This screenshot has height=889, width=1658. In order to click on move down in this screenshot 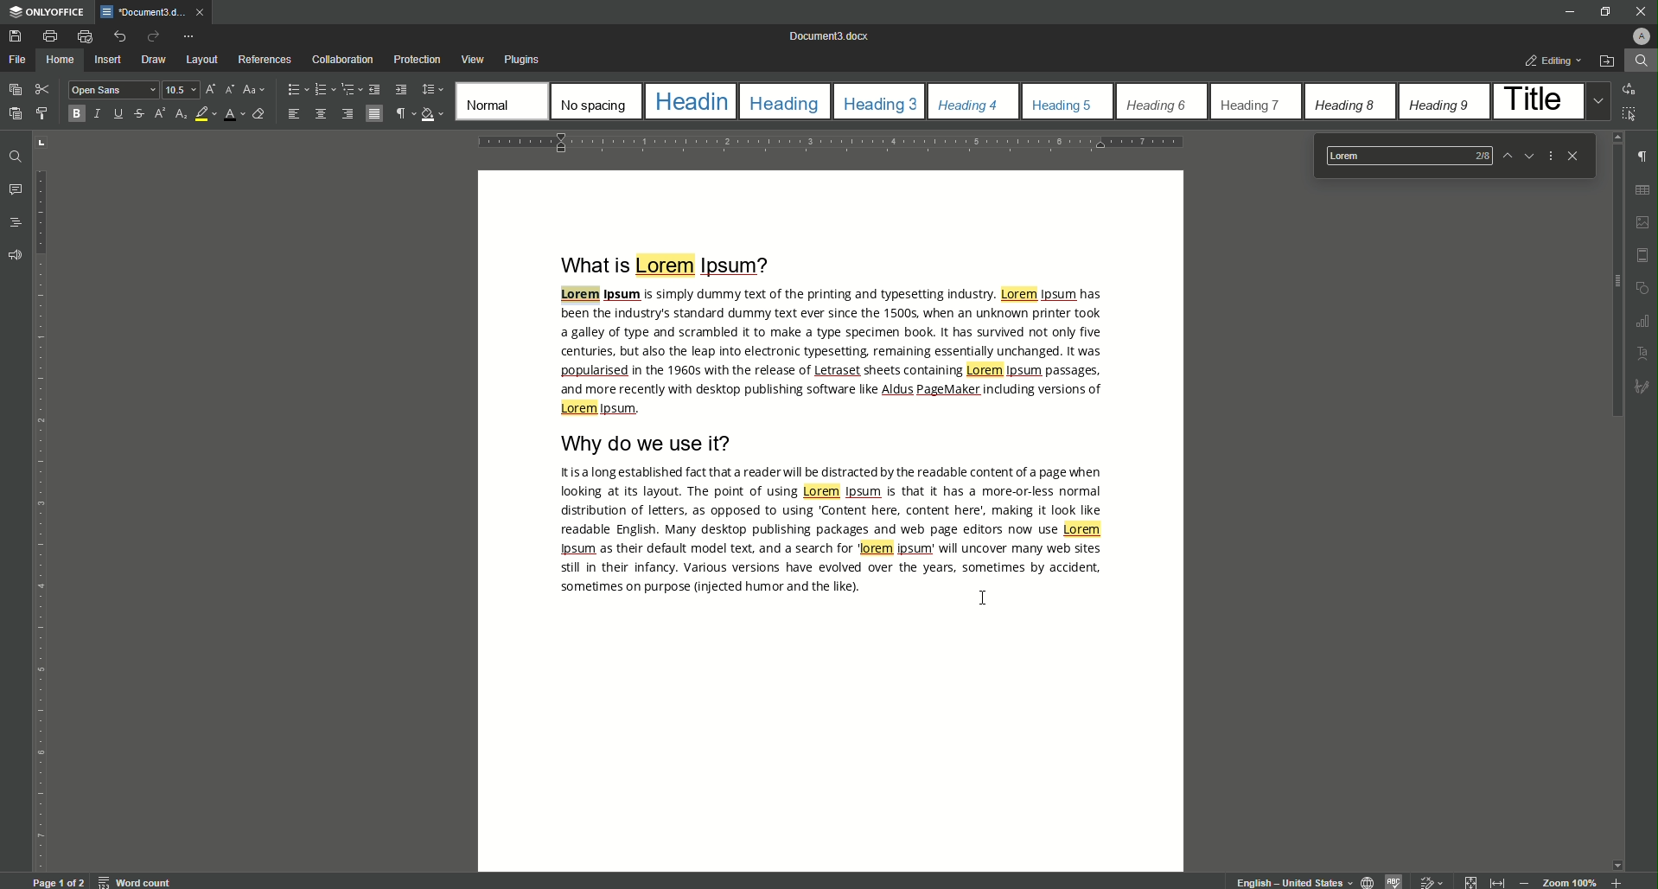, I will do `click(1619, 861)`.